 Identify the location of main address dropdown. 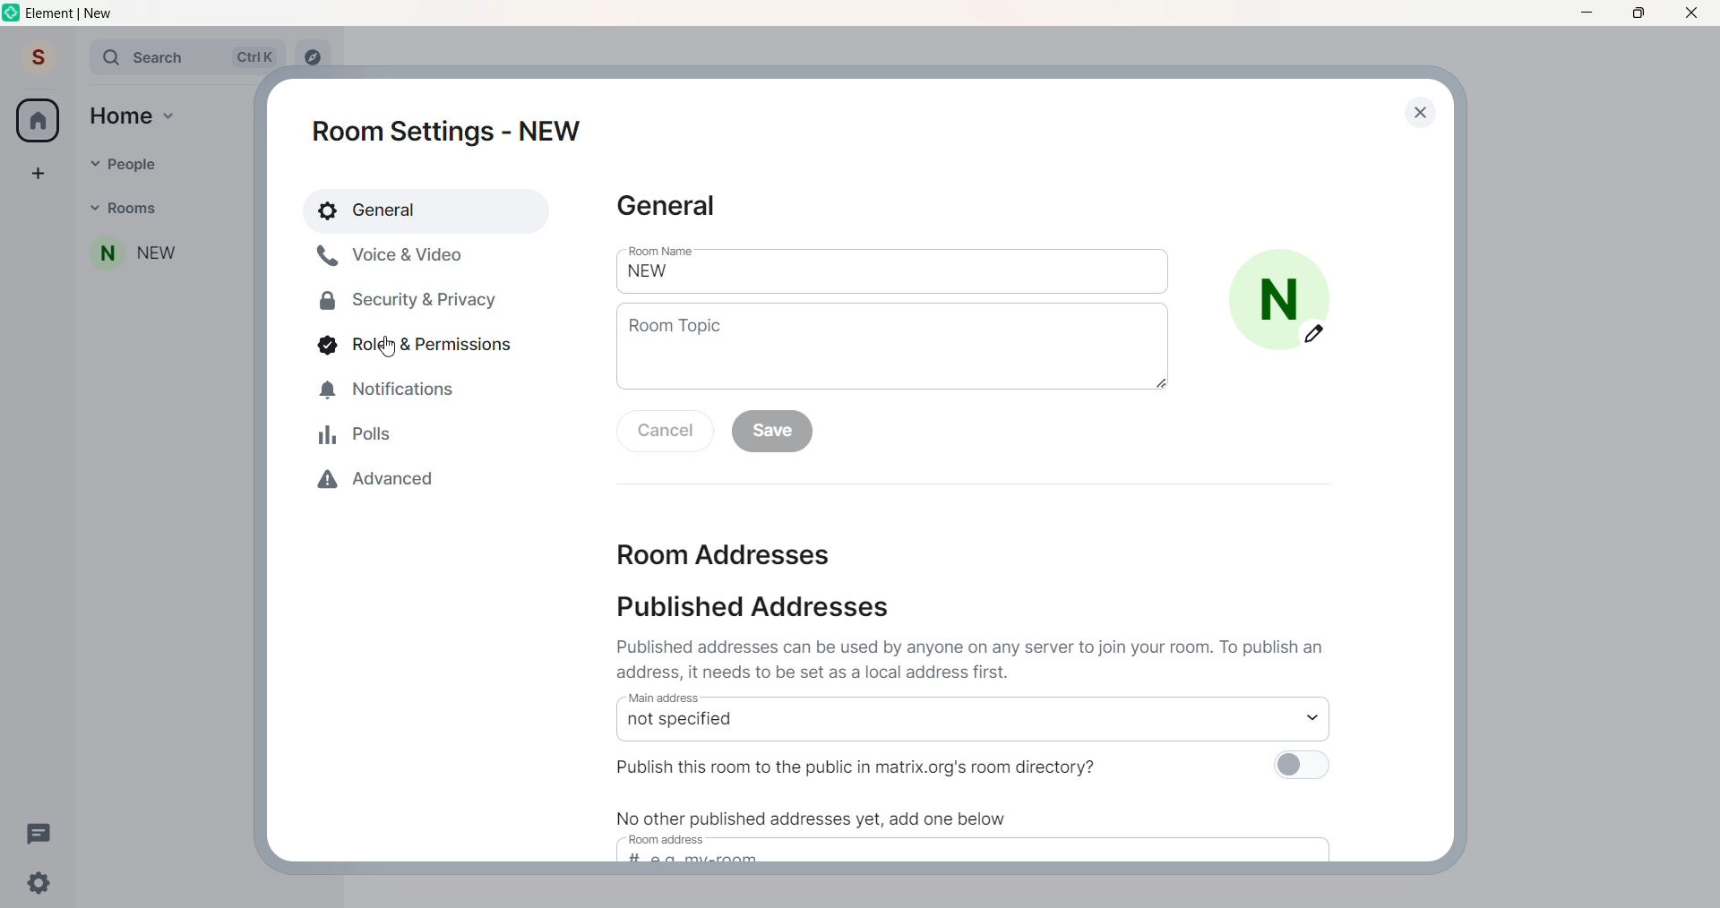
(1323, 716).